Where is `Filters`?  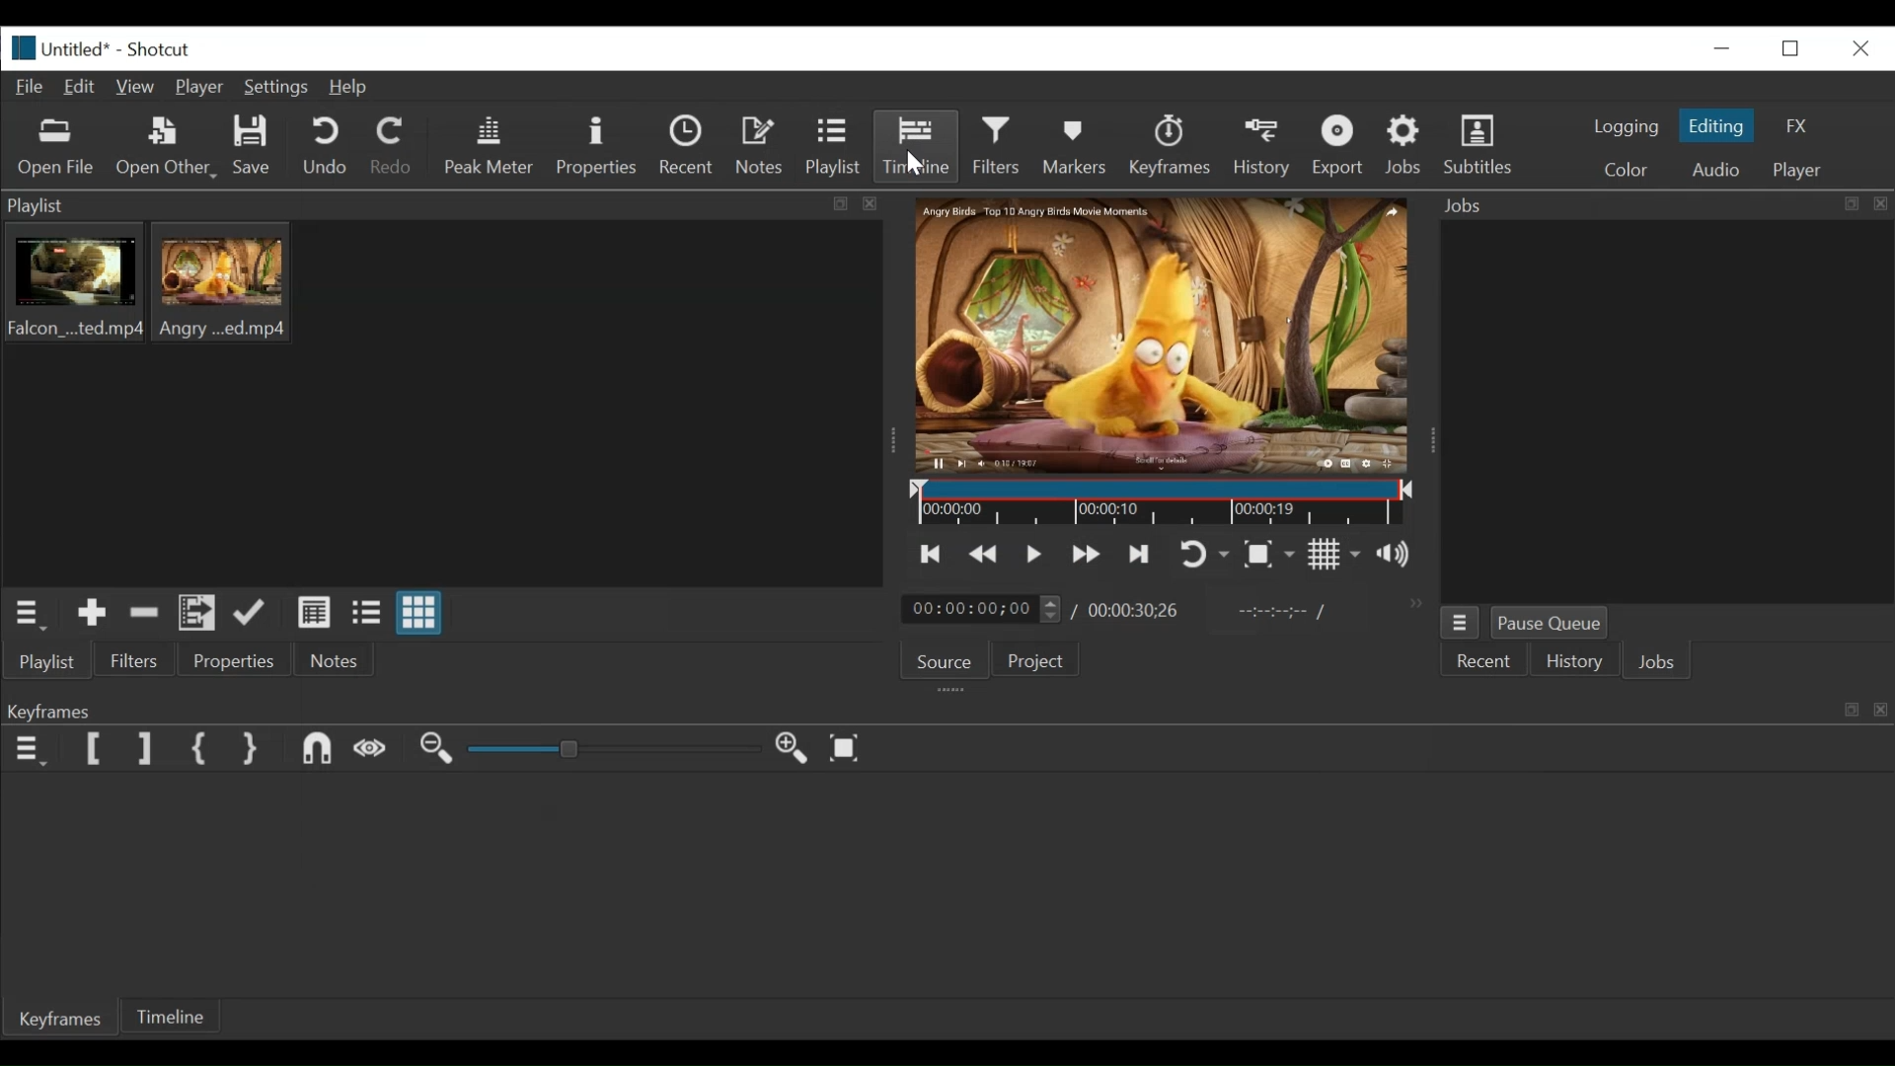
Filters is located at coordinates (1002, 146).